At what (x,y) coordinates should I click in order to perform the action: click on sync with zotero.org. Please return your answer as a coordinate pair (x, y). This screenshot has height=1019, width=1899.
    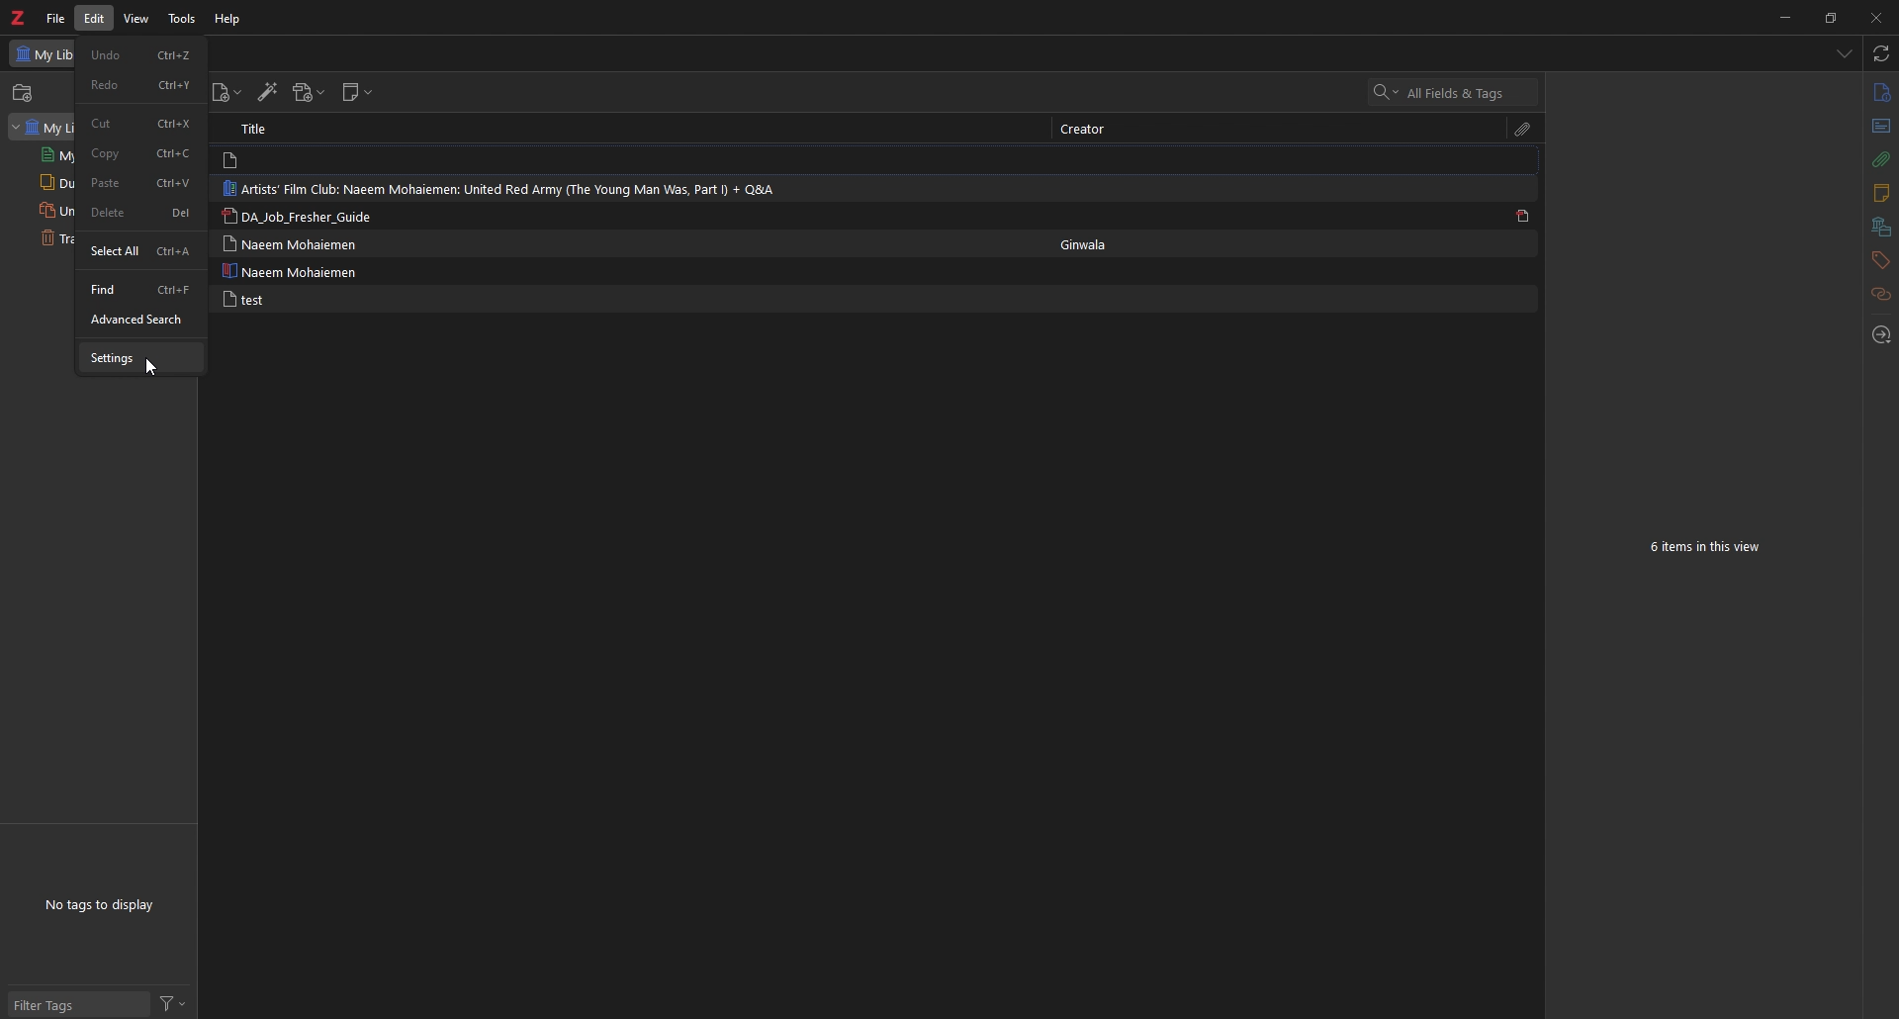
    Looking at the image, I should click on (1882, 53).